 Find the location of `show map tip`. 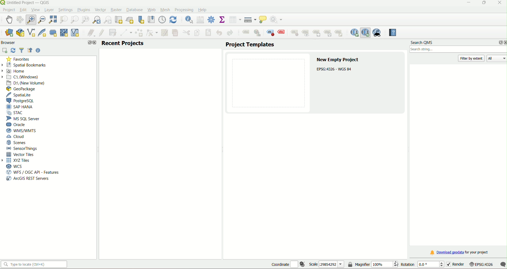

show map tip is located at coordinates (263, 20).